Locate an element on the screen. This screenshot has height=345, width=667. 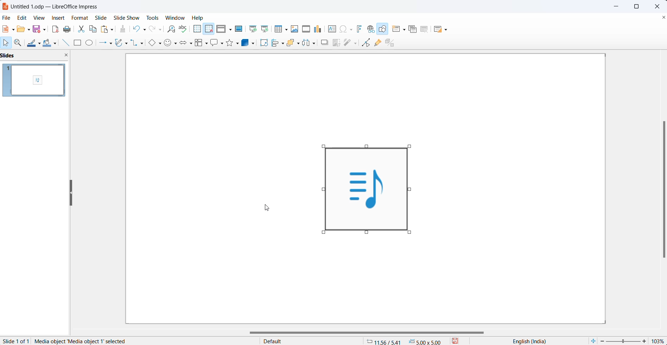
slide and close slides is located at coordinates (37, 56).